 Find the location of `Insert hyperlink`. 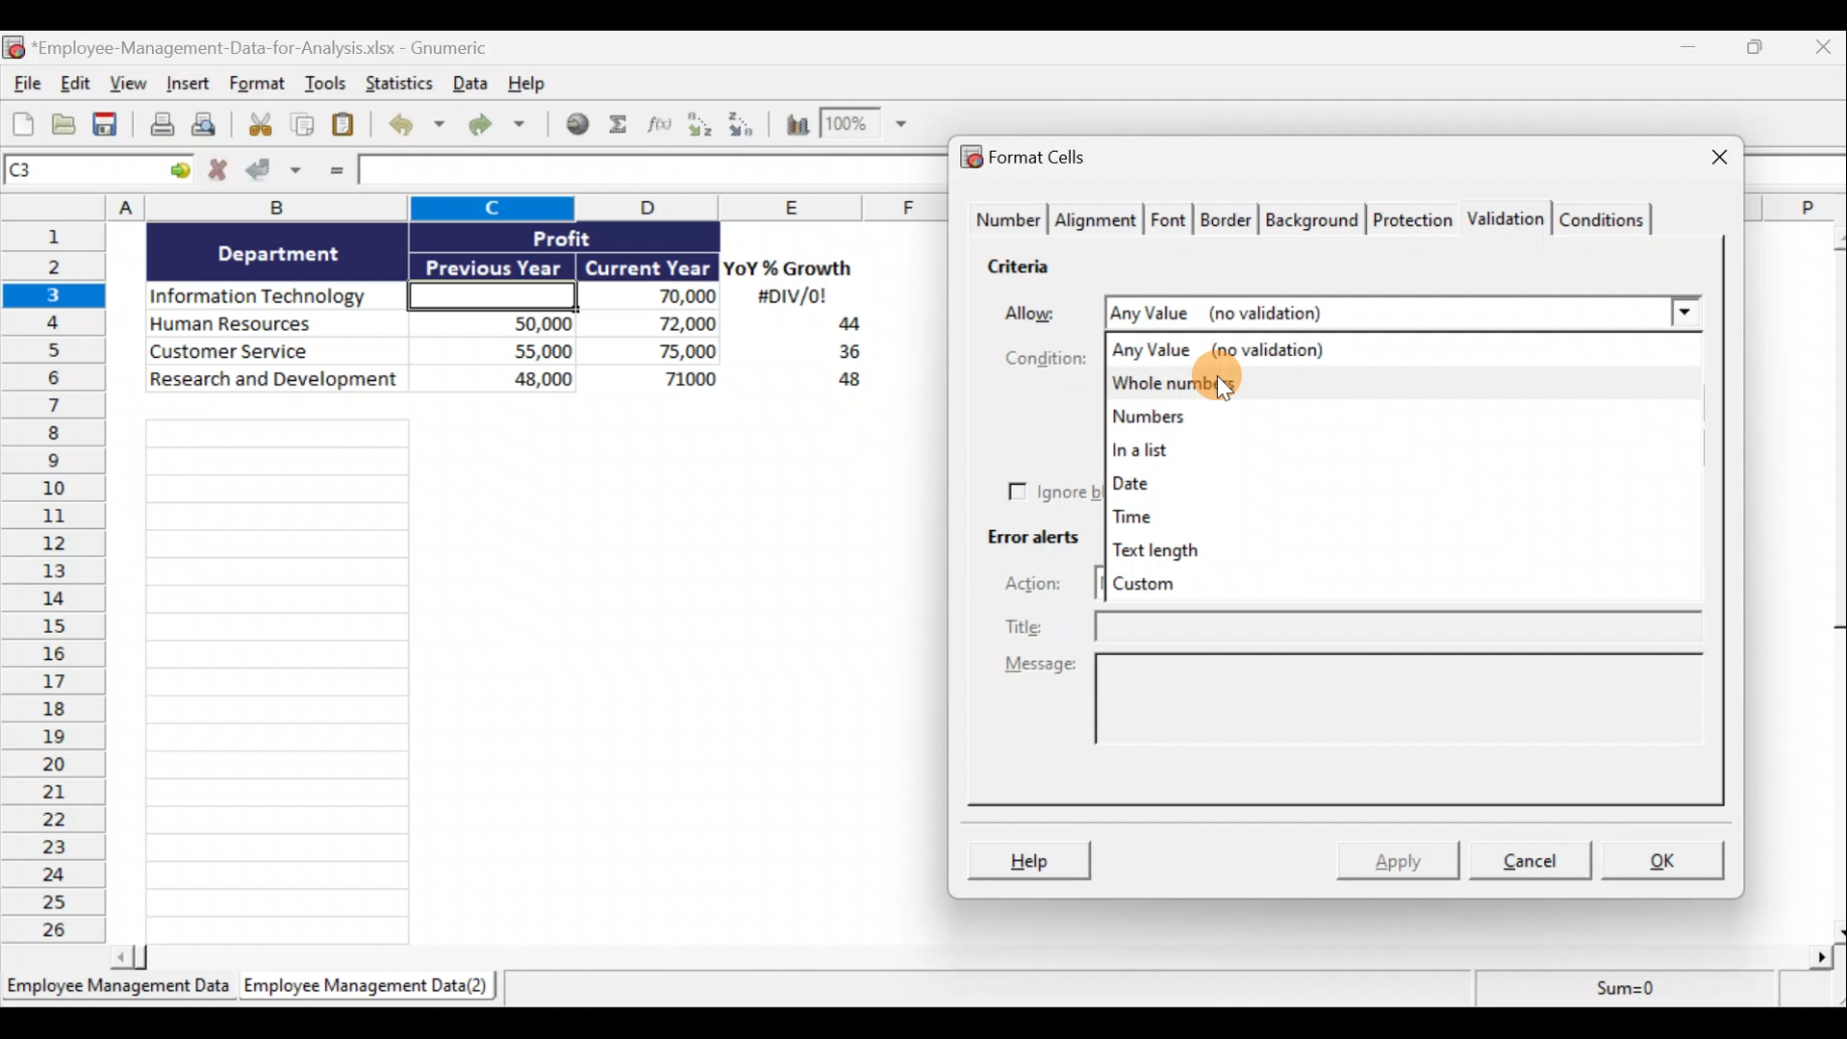

Insert hyperlink is located at coordinates (579, 124).